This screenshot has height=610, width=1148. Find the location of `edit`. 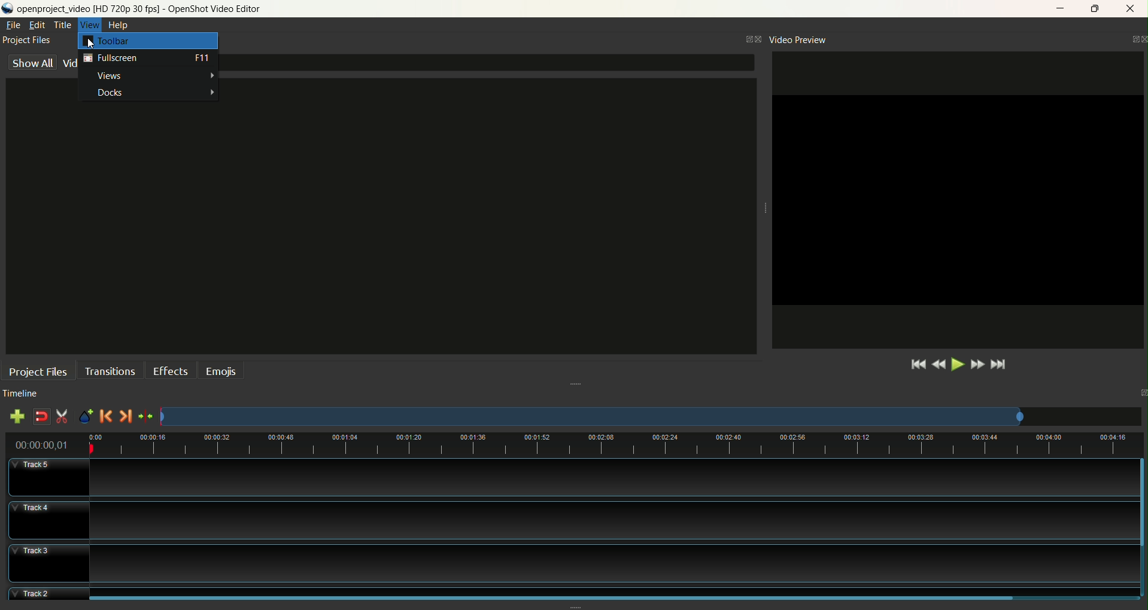

edit is located at coordinates (37, 25).